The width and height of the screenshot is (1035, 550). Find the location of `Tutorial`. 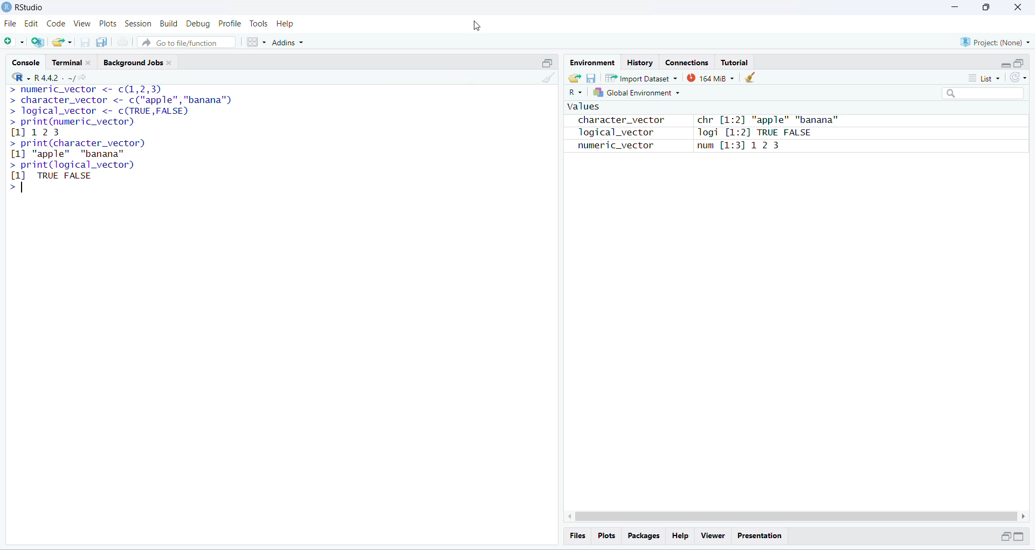

Tutorial is located at coordinates (734, 63).